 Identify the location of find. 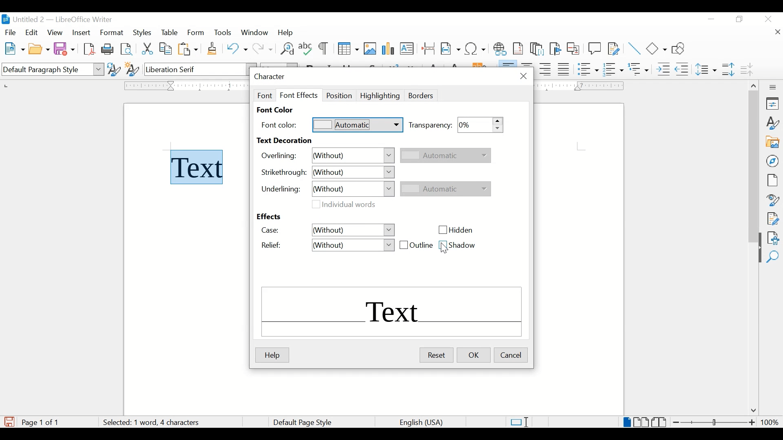
(773, 257).